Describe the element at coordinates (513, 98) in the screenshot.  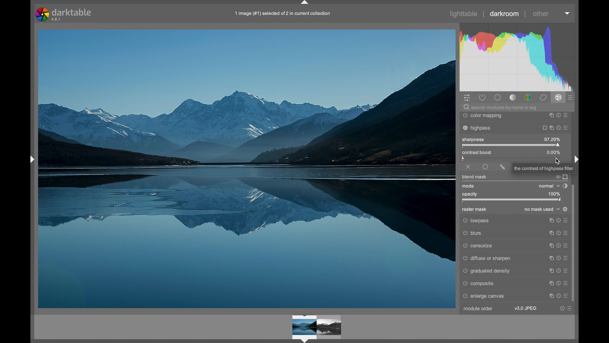
I see `tone` at that location.